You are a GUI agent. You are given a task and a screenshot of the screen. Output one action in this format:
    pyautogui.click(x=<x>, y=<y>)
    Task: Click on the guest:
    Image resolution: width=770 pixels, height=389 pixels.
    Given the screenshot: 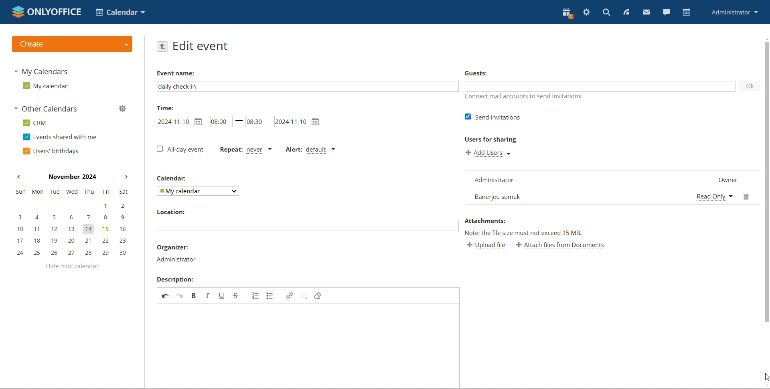 What is the action you would take?
    pyautogui.click(x=492, y=75)
    